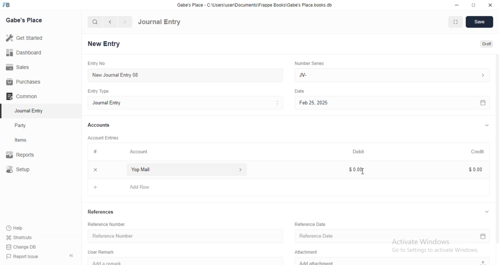 The image size is (499, 265). I want to click on $0.00, so click(355, 170).